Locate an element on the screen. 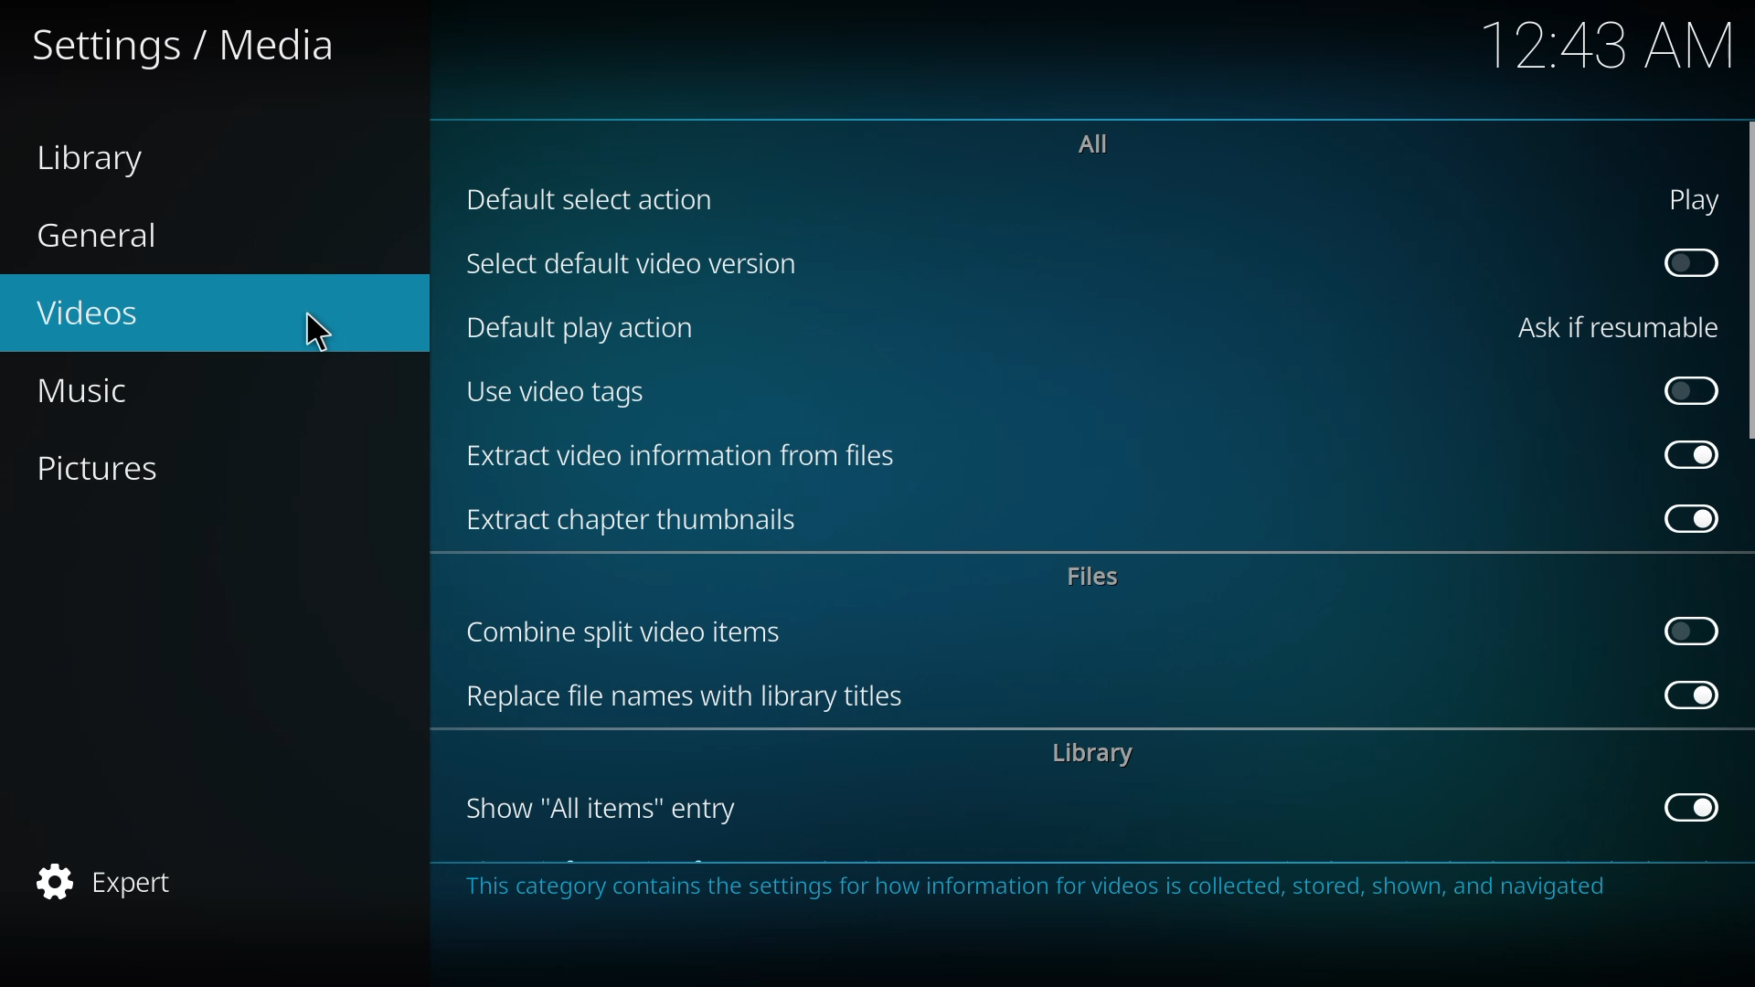  enabled is located at coordinates (1693, 807).